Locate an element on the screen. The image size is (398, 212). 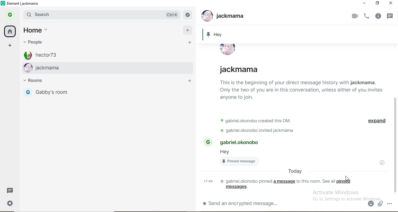
 is located at coordinates (228, 152).